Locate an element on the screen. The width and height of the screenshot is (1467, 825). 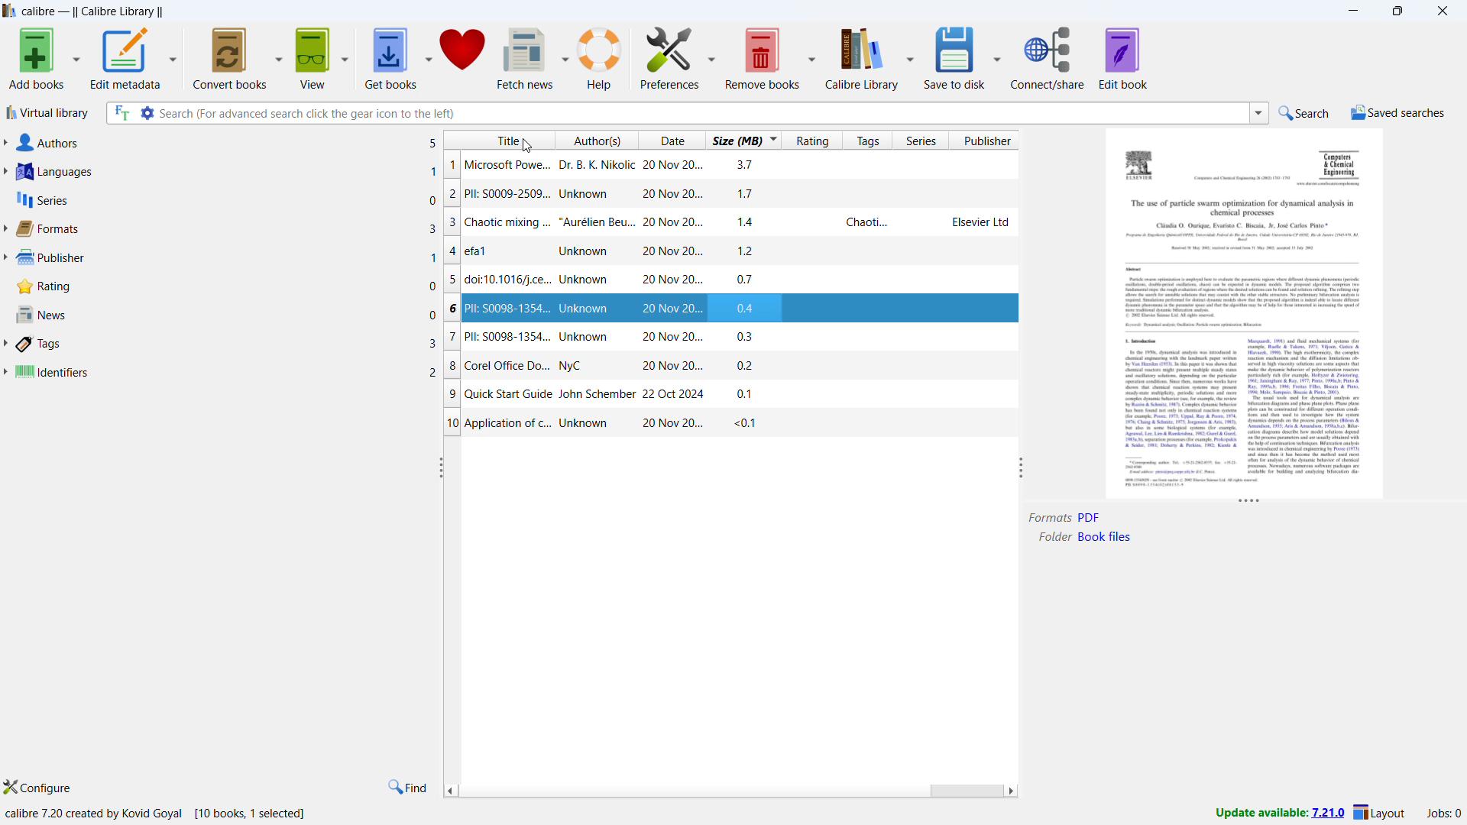
expand publisher is located at coordinates (5, 258).